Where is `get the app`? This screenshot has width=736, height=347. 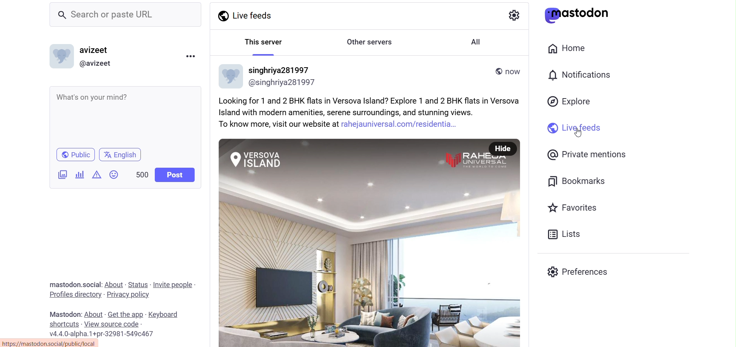 get the app is located at coordinates (126, 314).